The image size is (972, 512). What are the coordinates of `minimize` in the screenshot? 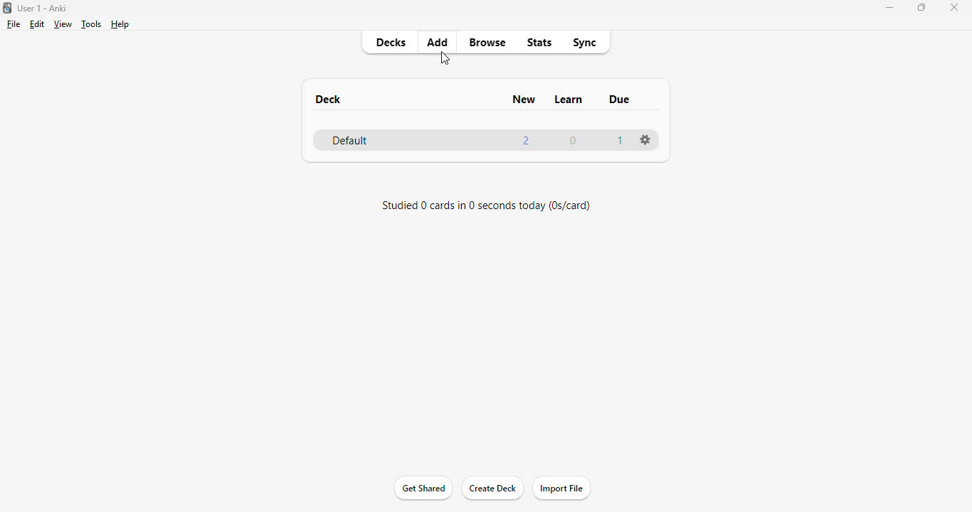 It's located at (889, 8).